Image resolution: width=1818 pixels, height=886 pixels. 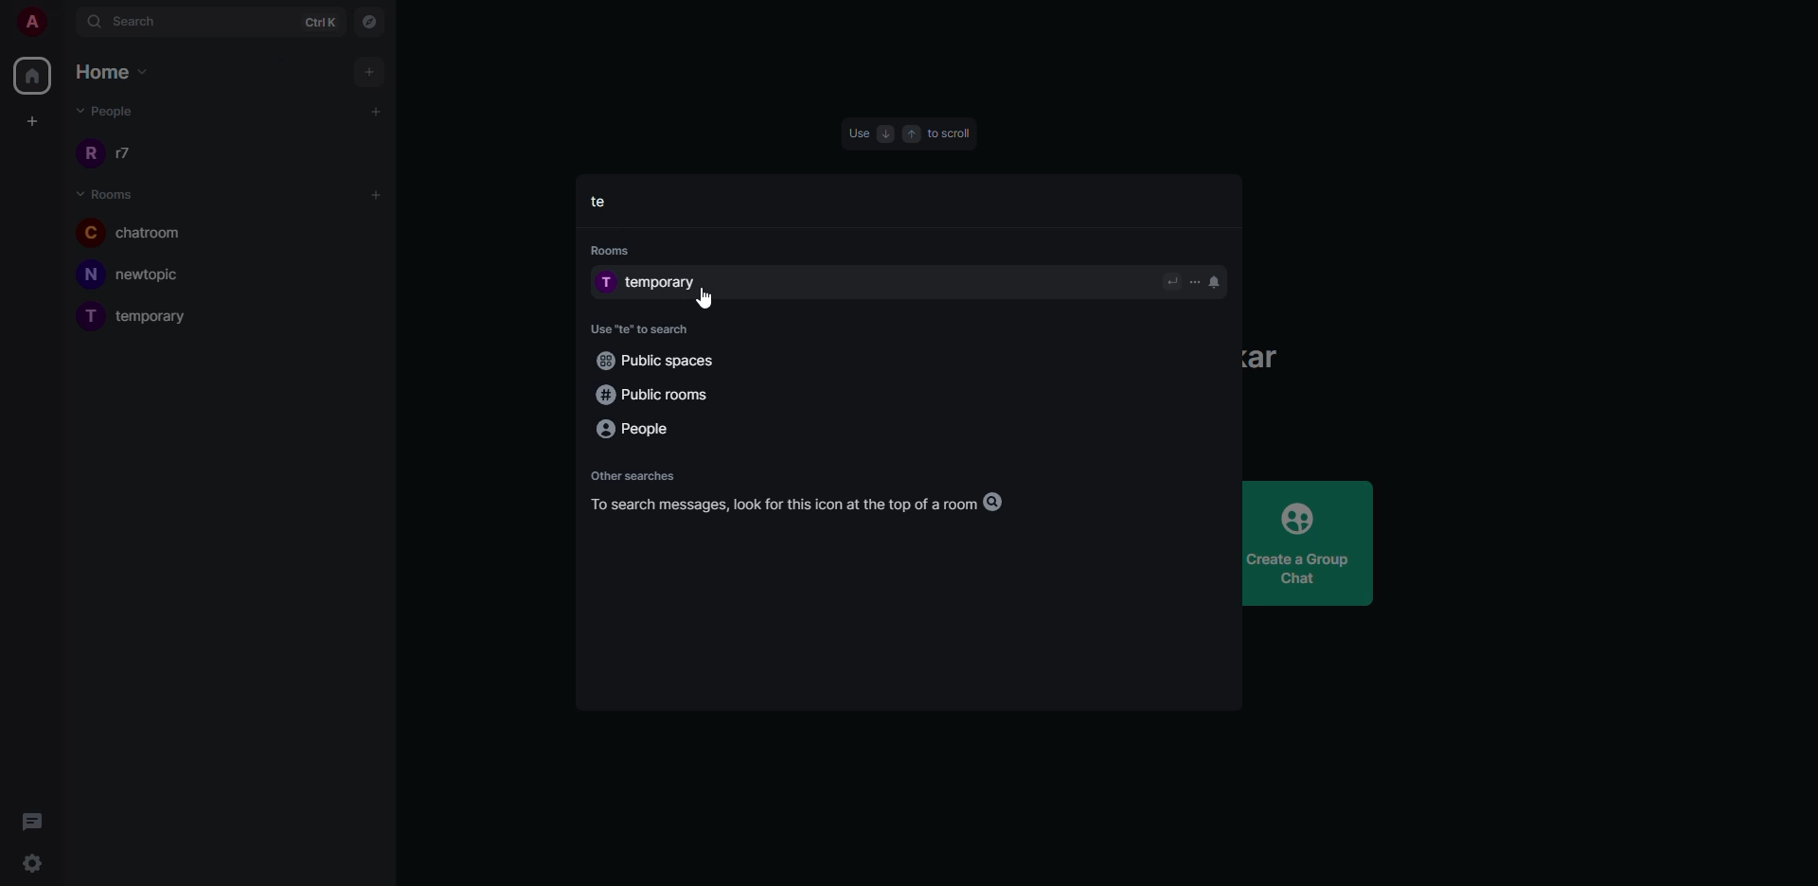 What do you see at coordinates (376, 110) in the screenshot?
I see `add` at bounding box center [376, 110].